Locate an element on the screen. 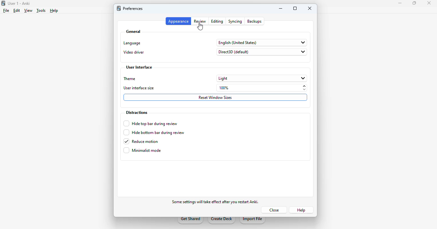  hide top bar during review is located at coordinates (151, 123).